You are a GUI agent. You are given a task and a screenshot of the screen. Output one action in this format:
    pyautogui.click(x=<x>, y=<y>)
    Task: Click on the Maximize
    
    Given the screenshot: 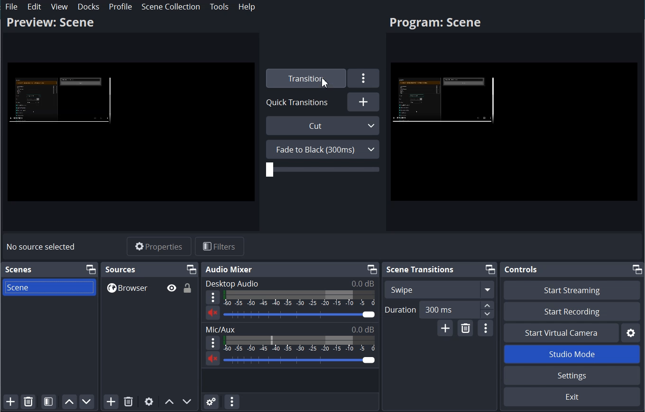 What is the action you would take?
    pyautogui.click(x=371, y=269)
    